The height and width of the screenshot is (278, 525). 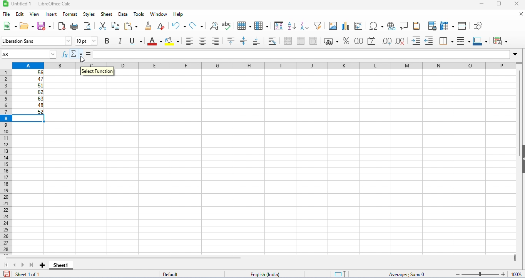 What do you see at coordinates (8, 265) in the screenshot?
I see `first sheet` at bounding box center [8, 265].